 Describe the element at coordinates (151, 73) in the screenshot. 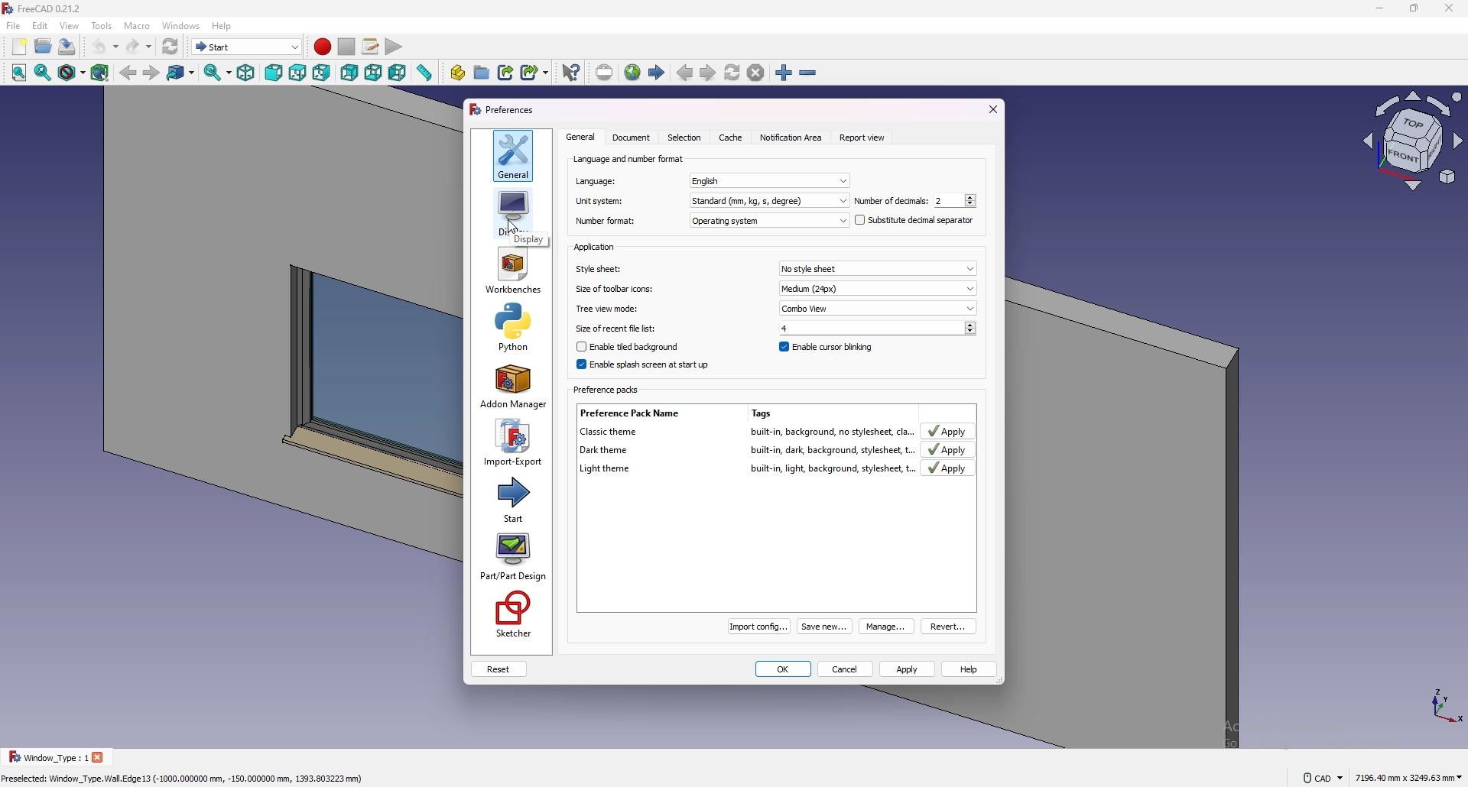

I see `forward` at that location.